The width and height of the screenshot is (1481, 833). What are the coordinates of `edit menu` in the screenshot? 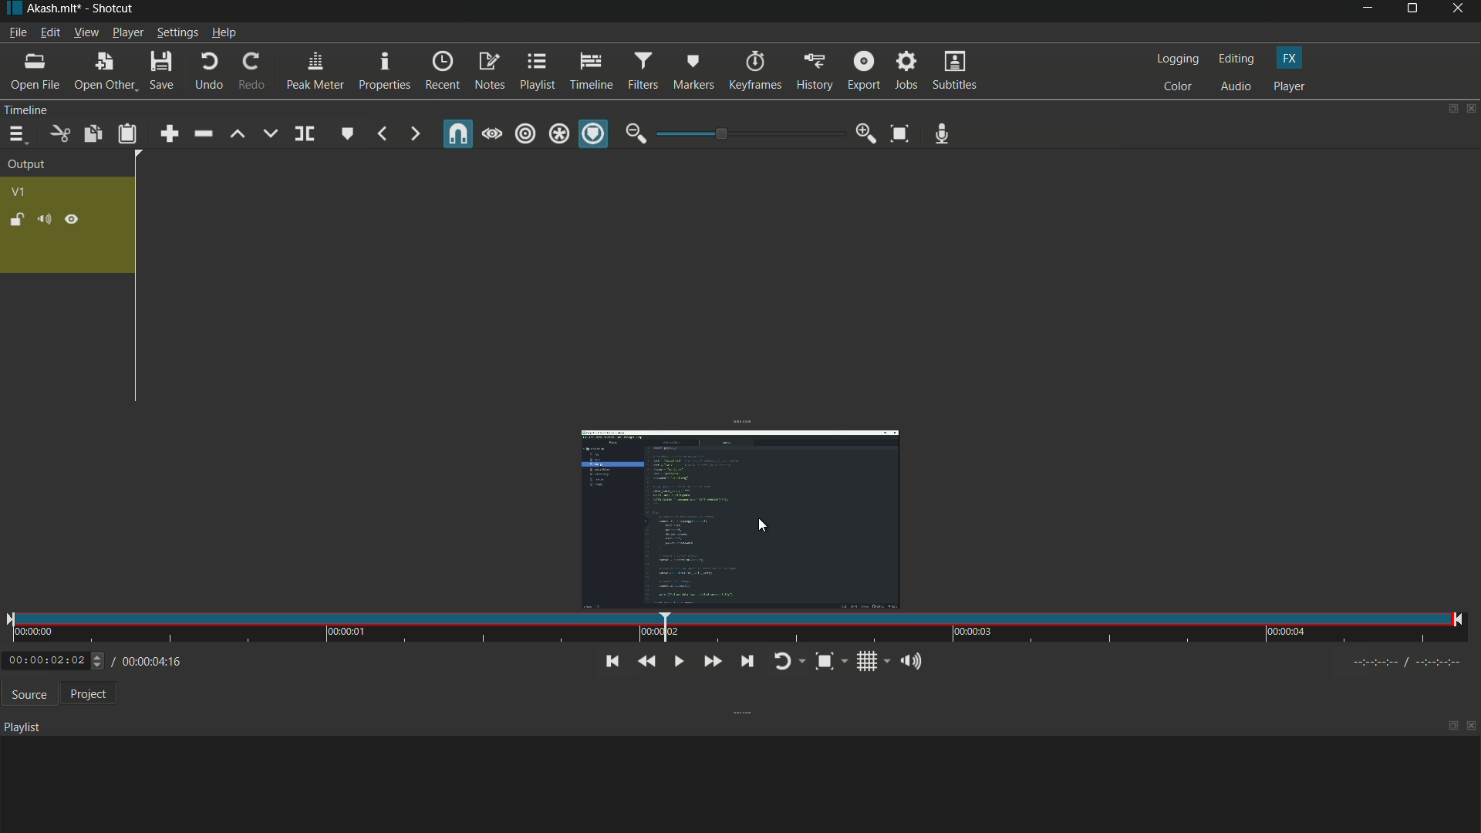 It's located at (49, 33).